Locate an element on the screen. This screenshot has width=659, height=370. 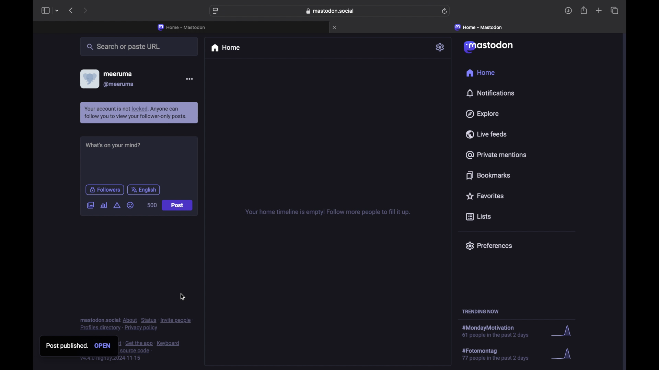
cursor is located at coordinates (183, 297).